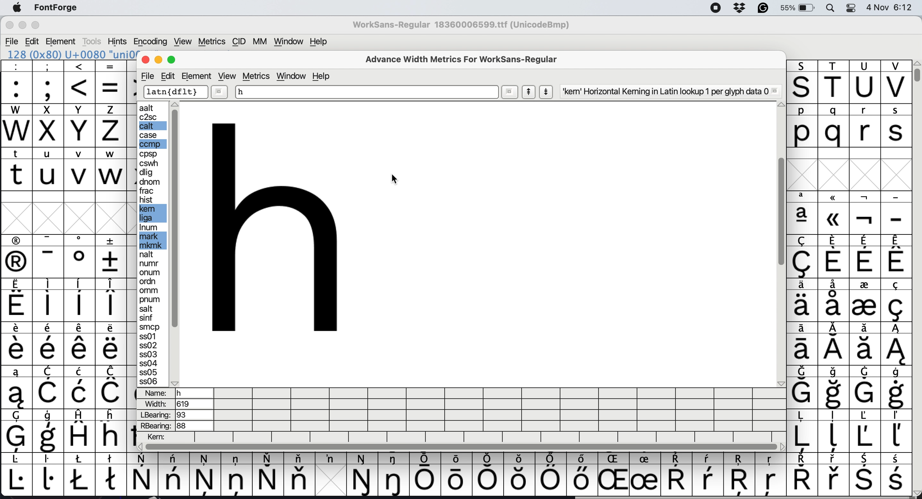 This screenshot has width=922, height=499. I want to click on special characters, so click(455, 458).